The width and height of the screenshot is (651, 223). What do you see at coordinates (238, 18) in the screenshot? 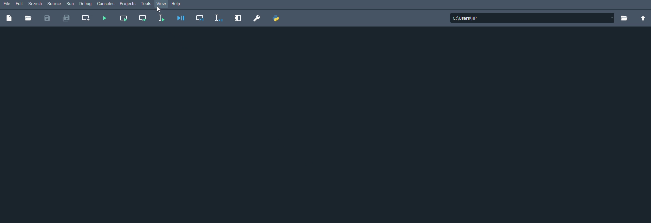
I see `Maximize current pane` at bounding box center [238, 18].